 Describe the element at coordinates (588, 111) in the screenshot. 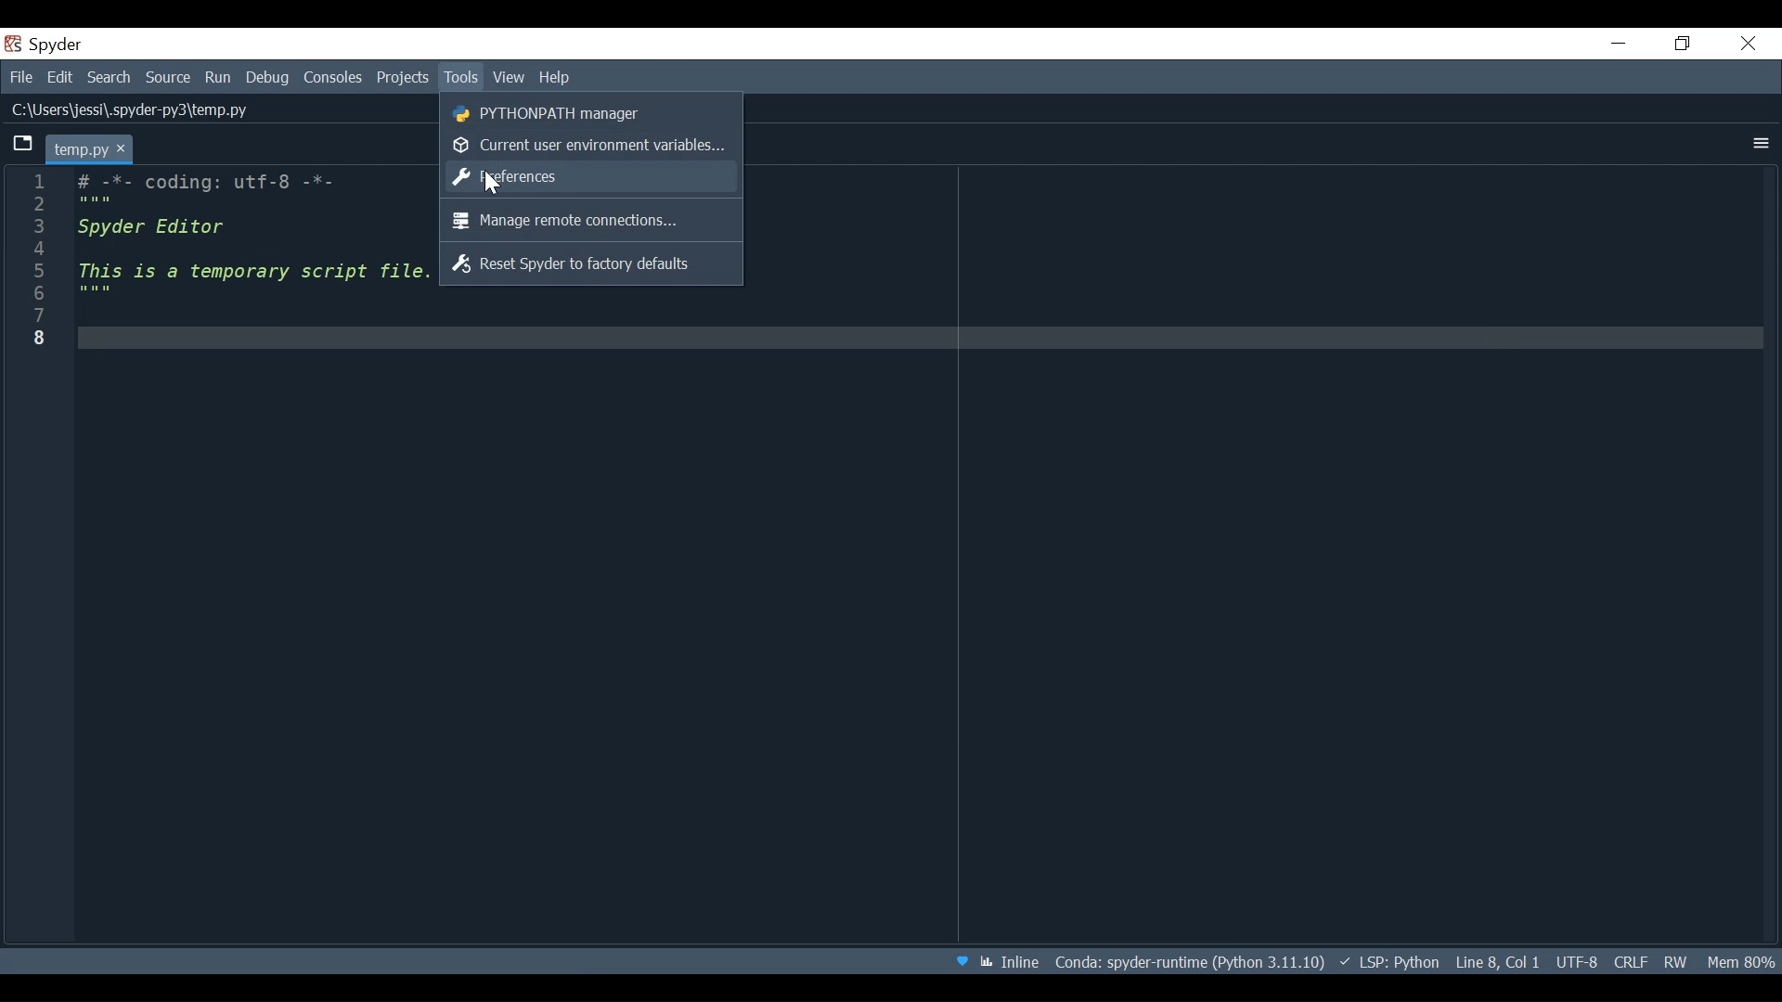

I see `PYTHONPATH Manager` at that location.